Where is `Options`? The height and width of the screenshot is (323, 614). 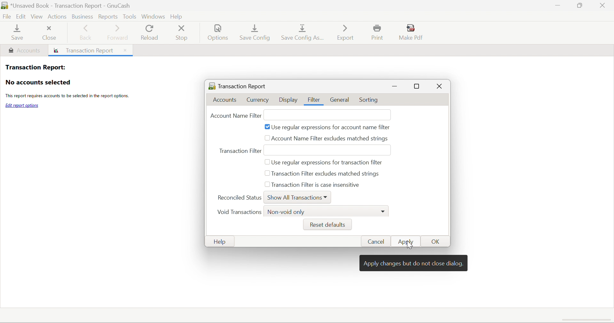
Options is located at coordinates (219, 34).